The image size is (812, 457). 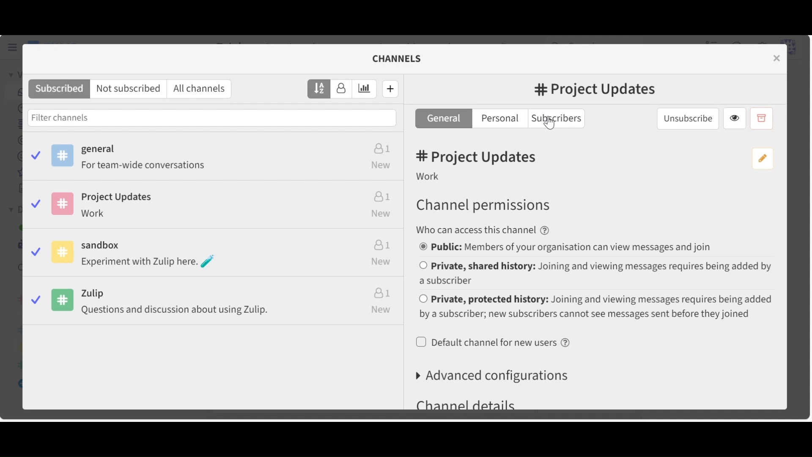 I want to click on View Channel, so click(x=734, y=119).